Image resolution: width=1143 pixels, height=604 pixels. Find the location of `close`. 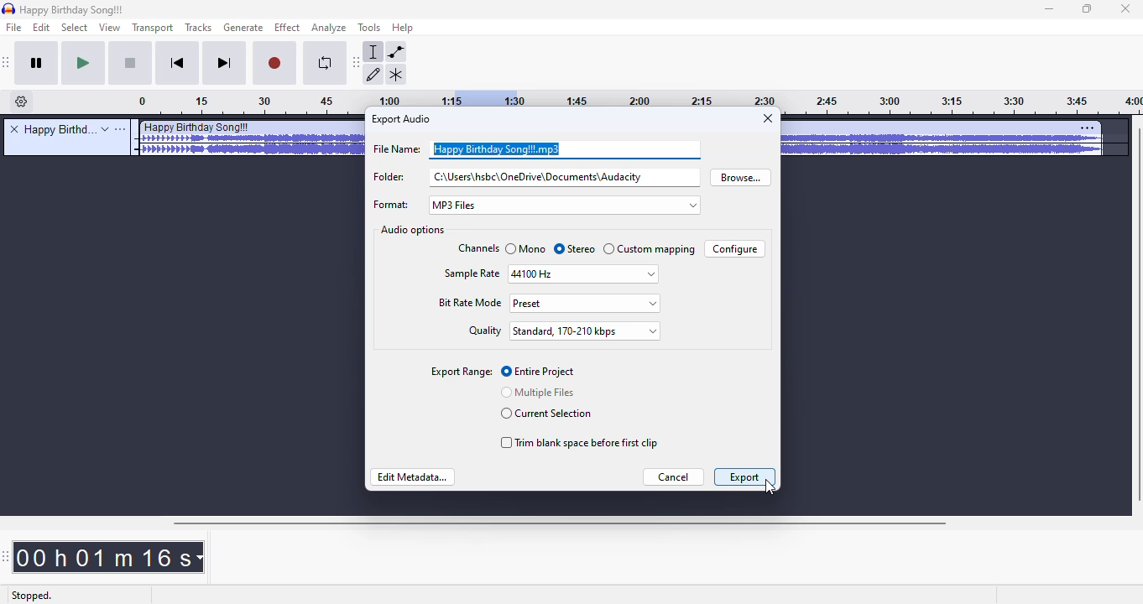

close is located at coordinates (768, 117).